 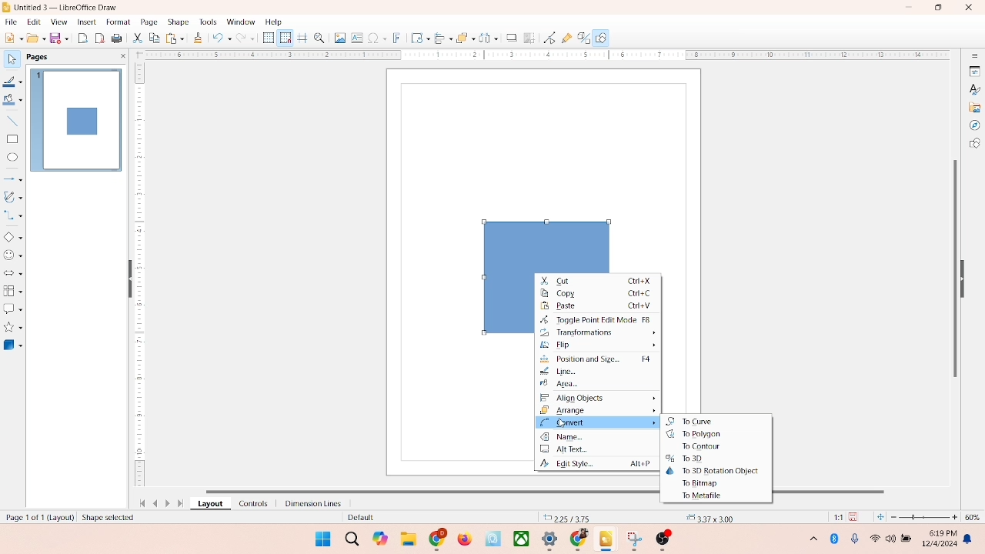 What do you see at coordinates (440, 36) in the screenshot?
I see `allign` at bounding box center [440, 36].